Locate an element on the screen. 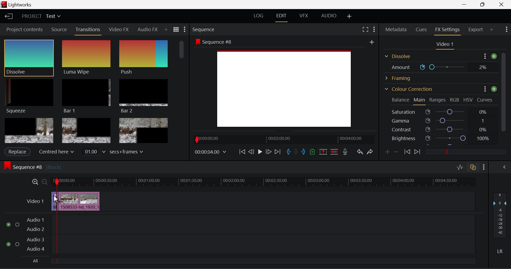 This screenshot has width=511, height=269. Add Layout is located at coordinates (349, 17).